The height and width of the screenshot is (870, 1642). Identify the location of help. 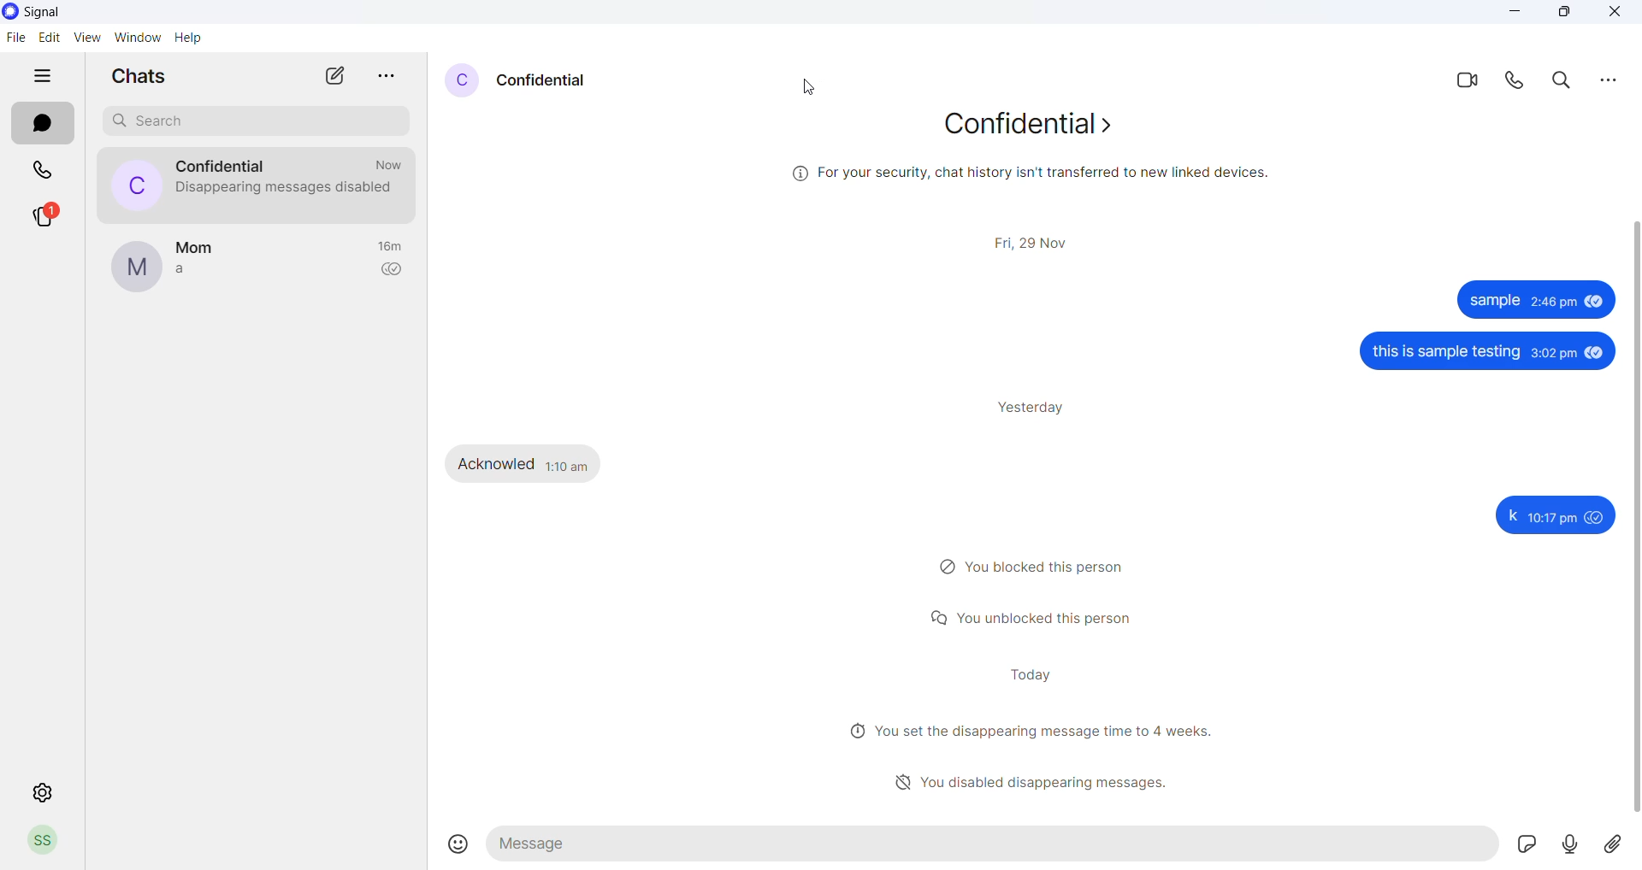
(189, 38).